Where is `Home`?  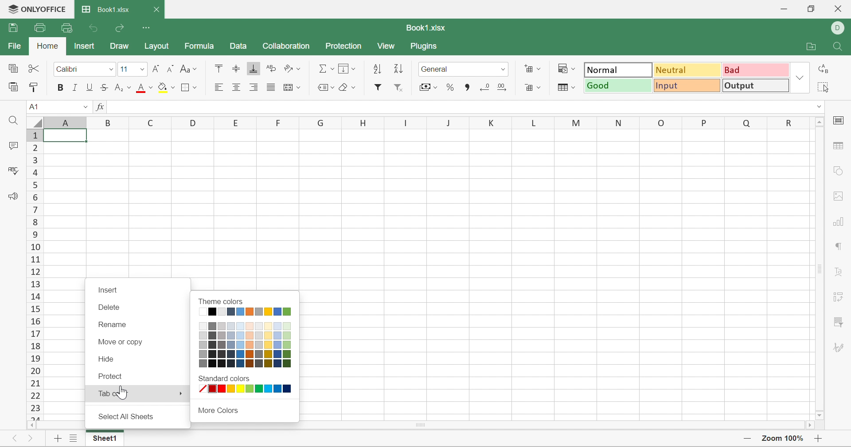
Home is located at coordinates (47, 46).